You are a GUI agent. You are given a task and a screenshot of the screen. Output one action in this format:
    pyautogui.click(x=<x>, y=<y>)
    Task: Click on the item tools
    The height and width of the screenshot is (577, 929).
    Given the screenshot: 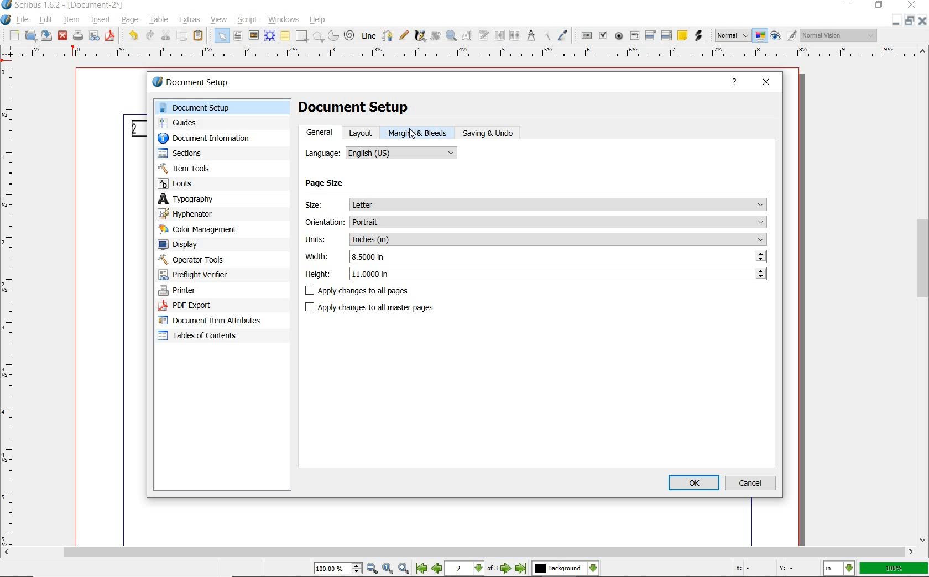 What is the action you would take?
    pyautogui.click(x=186, y=170)
    